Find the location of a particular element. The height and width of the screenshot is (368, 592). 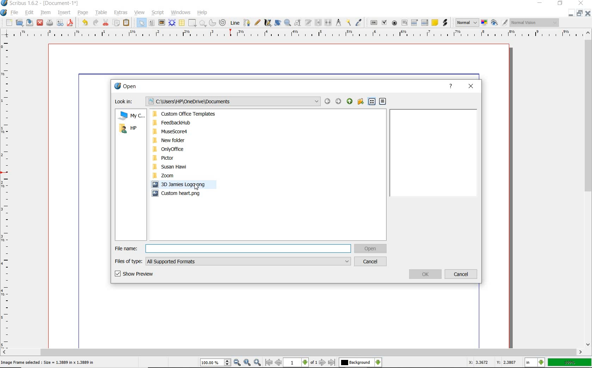

Cursor Coordinates is located at coordinates (491, 363).